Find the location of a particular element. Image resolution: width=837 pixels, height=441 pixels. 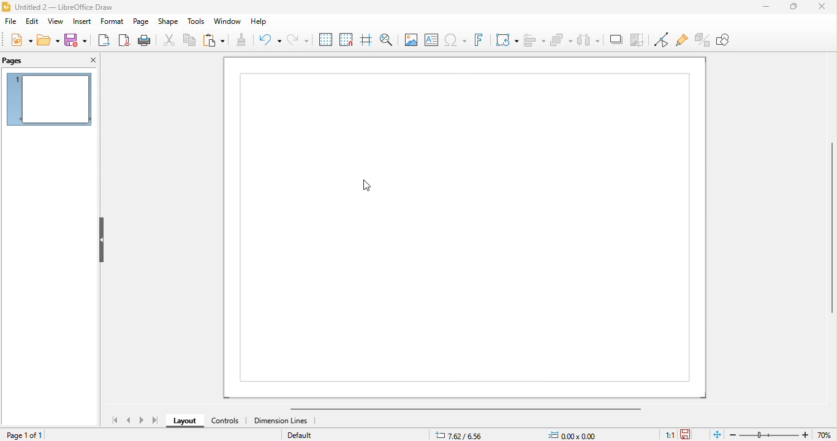

export as pdf is located at coordinates (125, 40).